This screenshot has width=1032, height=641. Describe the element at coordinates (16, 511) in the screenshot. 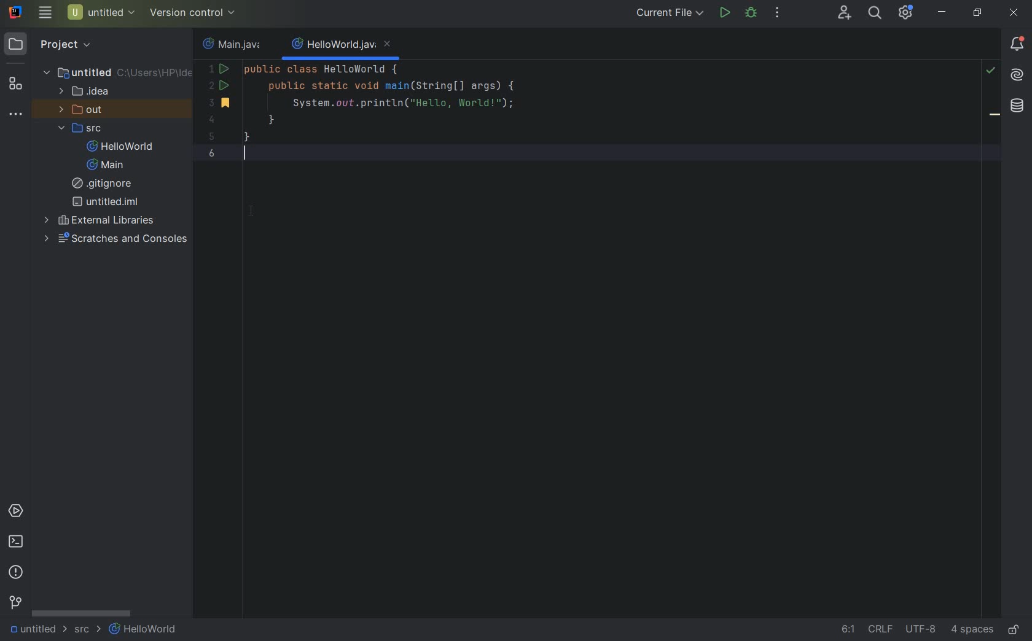

I see `services` at that location.